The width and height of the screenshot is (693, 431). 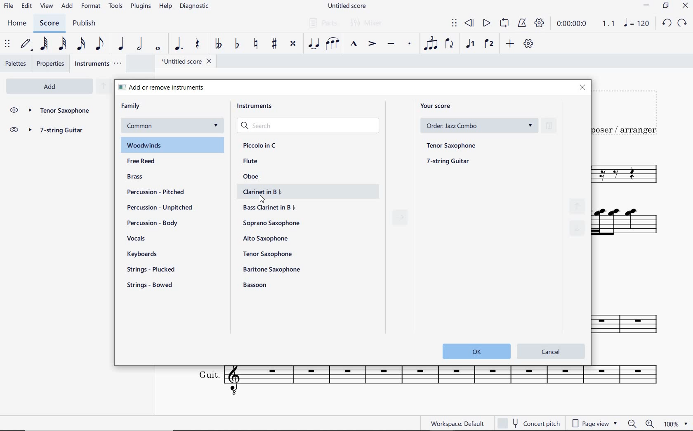 What do you see at coordinates (667, 6) in the screenshot?
I see `RESTORE DOWN` at bounding box center [667, 6].